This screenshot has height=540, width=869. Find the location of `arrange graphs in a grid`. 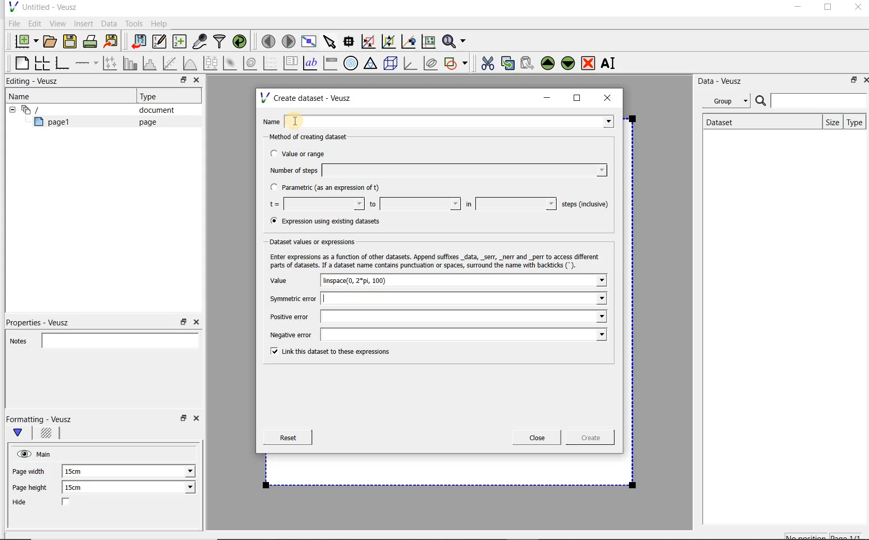

arrange graphs in a grid is located at coordinates (41, 63).